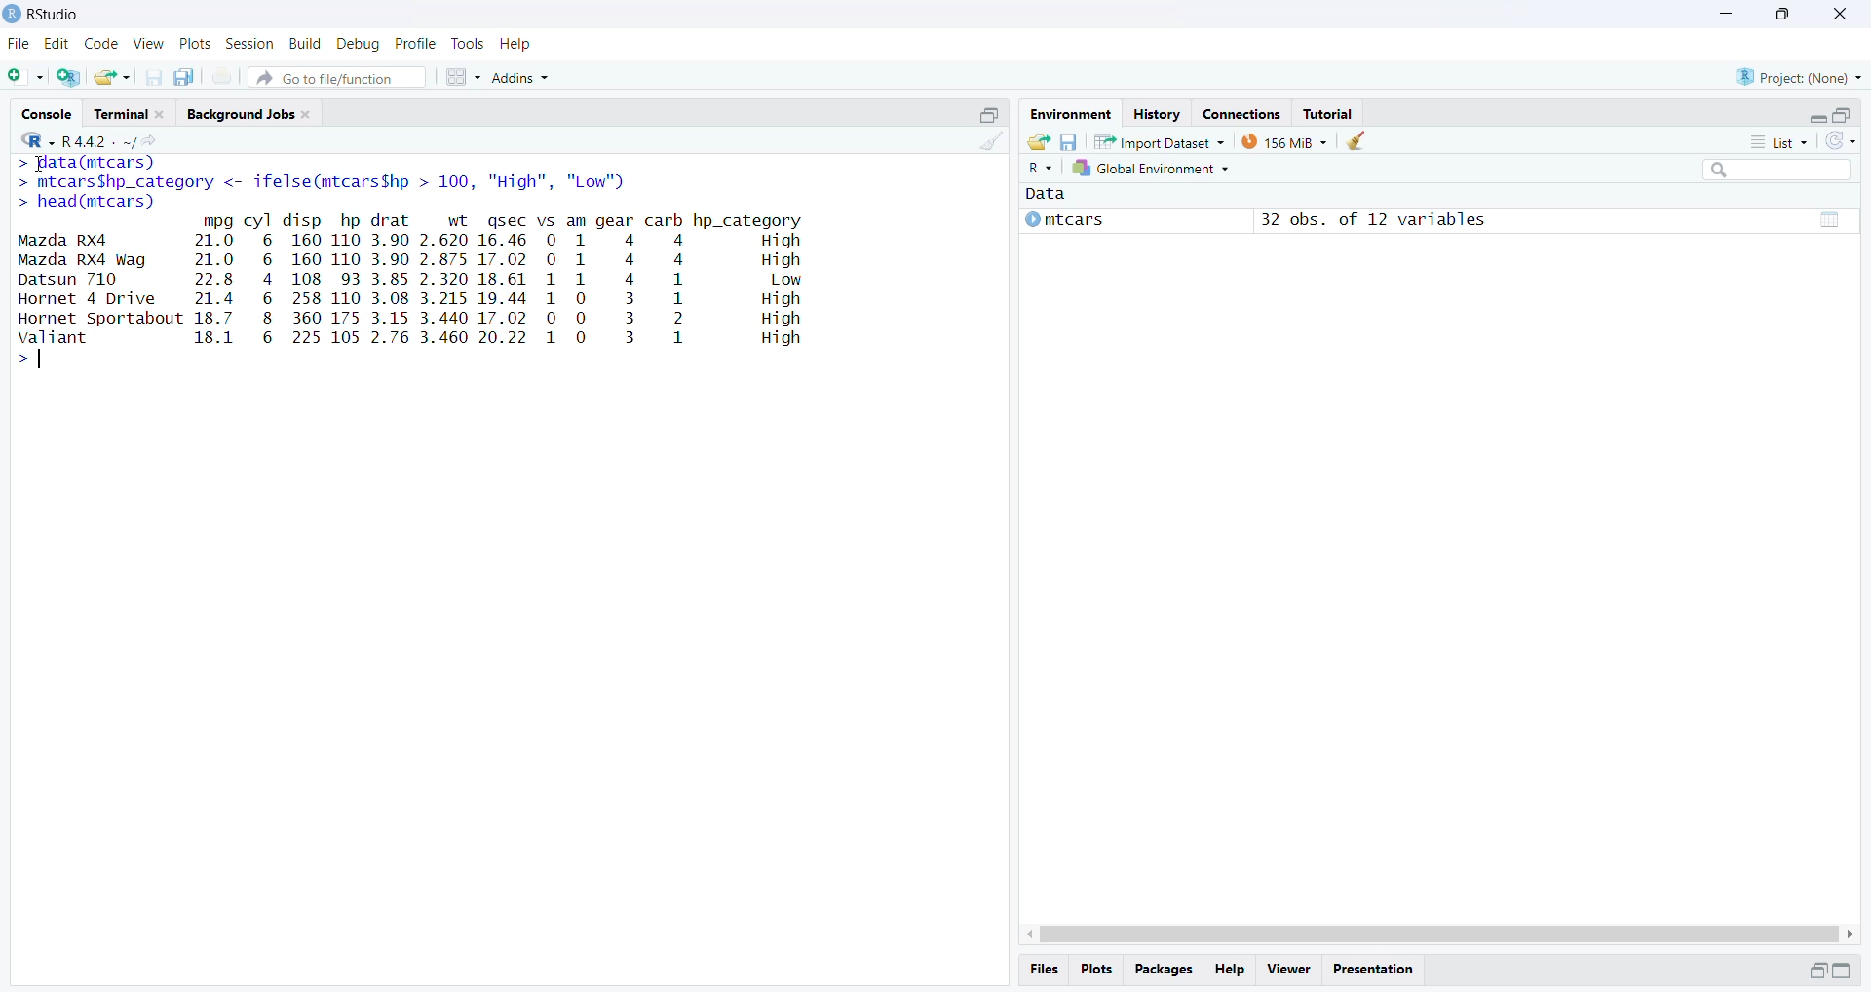  What do you see at coordinates (436, 269) in the screenshot?
I see `> pata(mtcars)
> mtcarsShp_category <- ifelse(mtcarsshp > 100, "High", "Low")
> head(mtcars)

mpg cyl disp hp drat wt gsec vs am gear carb hp_category
Mazda RX4 21.0 6 160 110 3.90 2.620 16.46 0 1 4 4 High
Mazda RX4 wag 21.0 6 160 110 3.90 2.875 17.02 0 1 4 4 High
Datsun 710 22.8 4 108 93 3.852.320 18.61 1 1 4 1 Low
Hornet 4 Drive 21.4 6 258 110 3.08 3.215 19.44 1 © 3 1 High
Hornet Sportabout 18.7 8 360 175 3.15 3.440 17.02 0 0 3 2 High
Laan 18.1 6 225105 2.76 3.460 20.22 1 © 3 1 High
>` at bounding box center [436, 269].